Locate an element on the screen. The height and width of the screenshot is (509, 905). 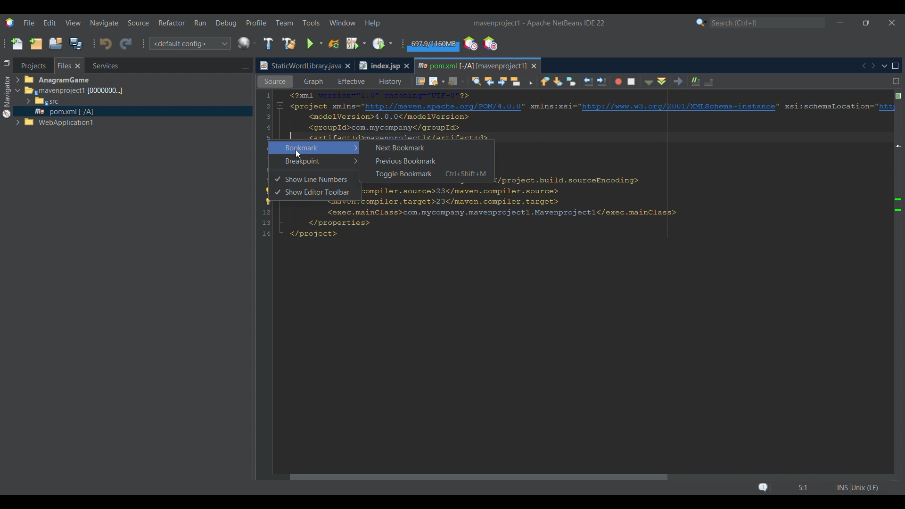
Previous bookmark is located at coordinates (545, 80).